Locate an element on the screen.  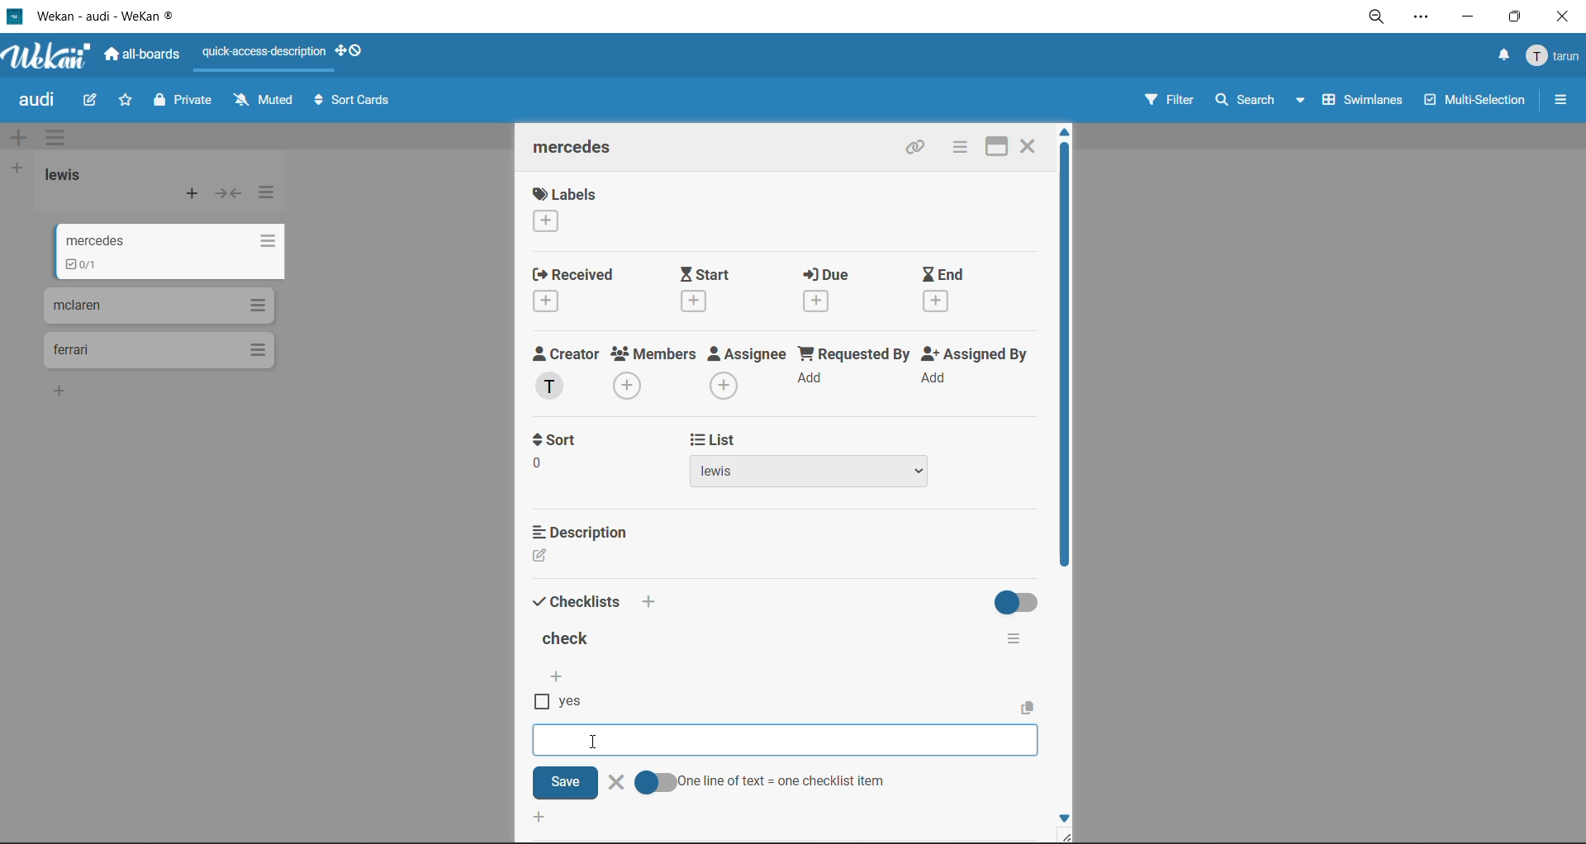
settings is located at coordinates (1425, 20).